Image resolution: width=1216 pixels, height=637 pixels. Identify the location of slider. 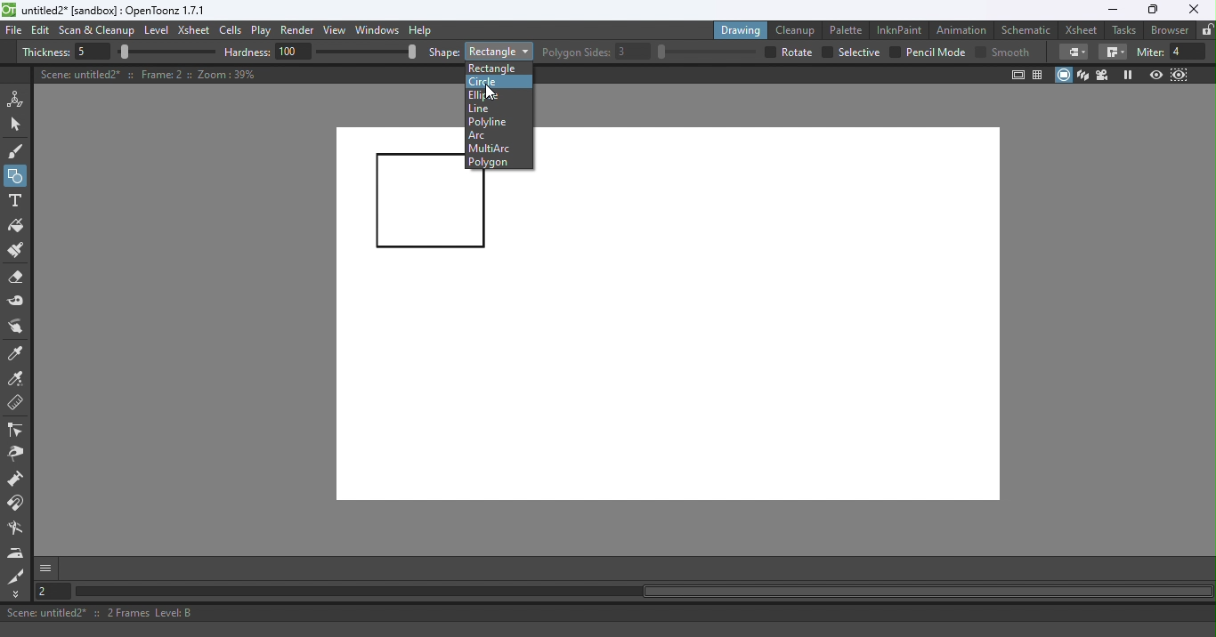
(166, 52).